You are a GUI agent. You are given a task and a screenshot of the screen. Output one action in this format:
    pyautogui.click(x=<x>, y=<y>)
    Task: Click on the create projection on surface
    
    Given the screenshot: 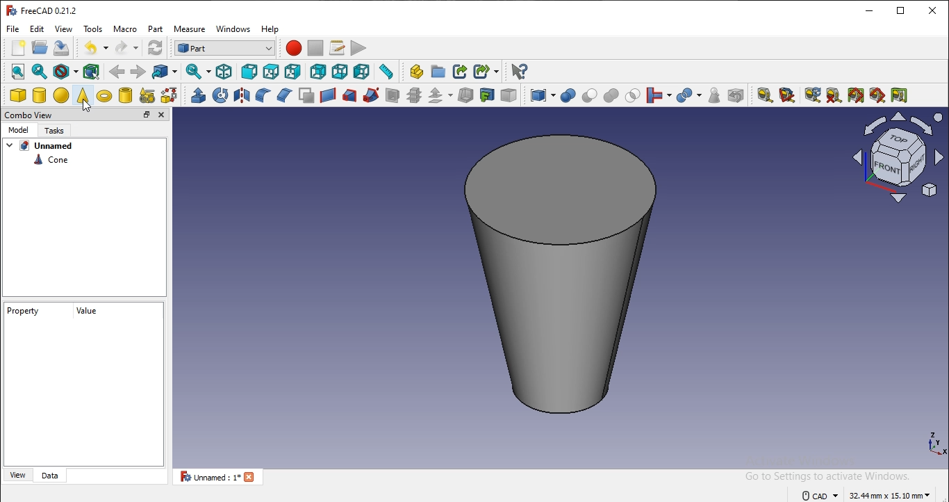 What is the action you would take?
    pyautogui.click(x=487, y=95)
    